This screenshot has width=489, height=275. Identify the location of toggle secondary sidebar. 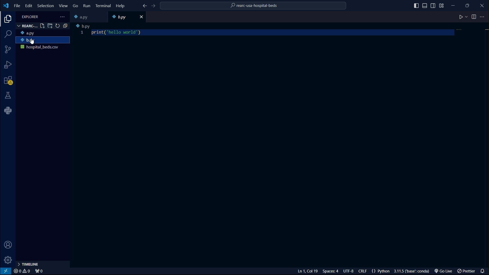
(434, 5).